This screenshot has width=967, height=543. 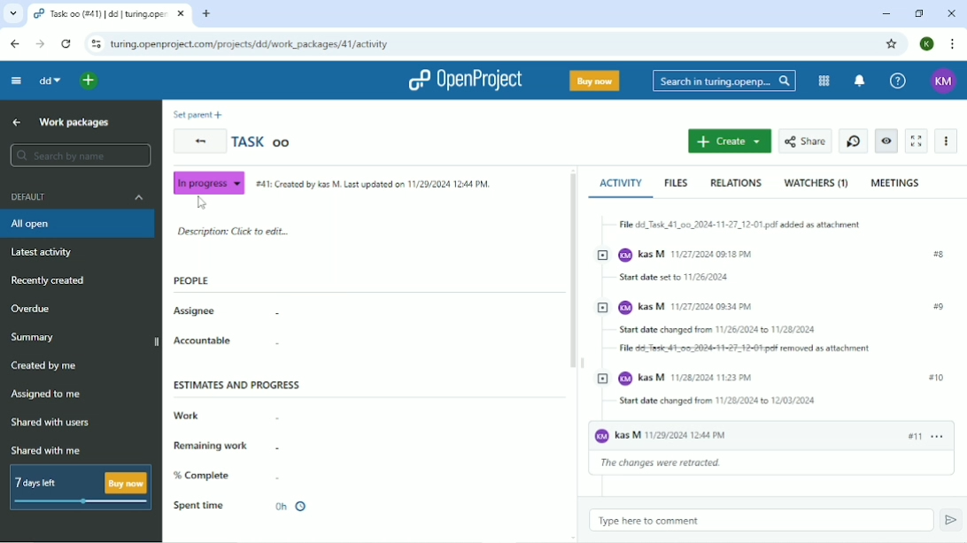 What do you see at coordinates (887, 141) in the screenshot?
I see `Unwatch work progress` at bounding box center [887, 141].